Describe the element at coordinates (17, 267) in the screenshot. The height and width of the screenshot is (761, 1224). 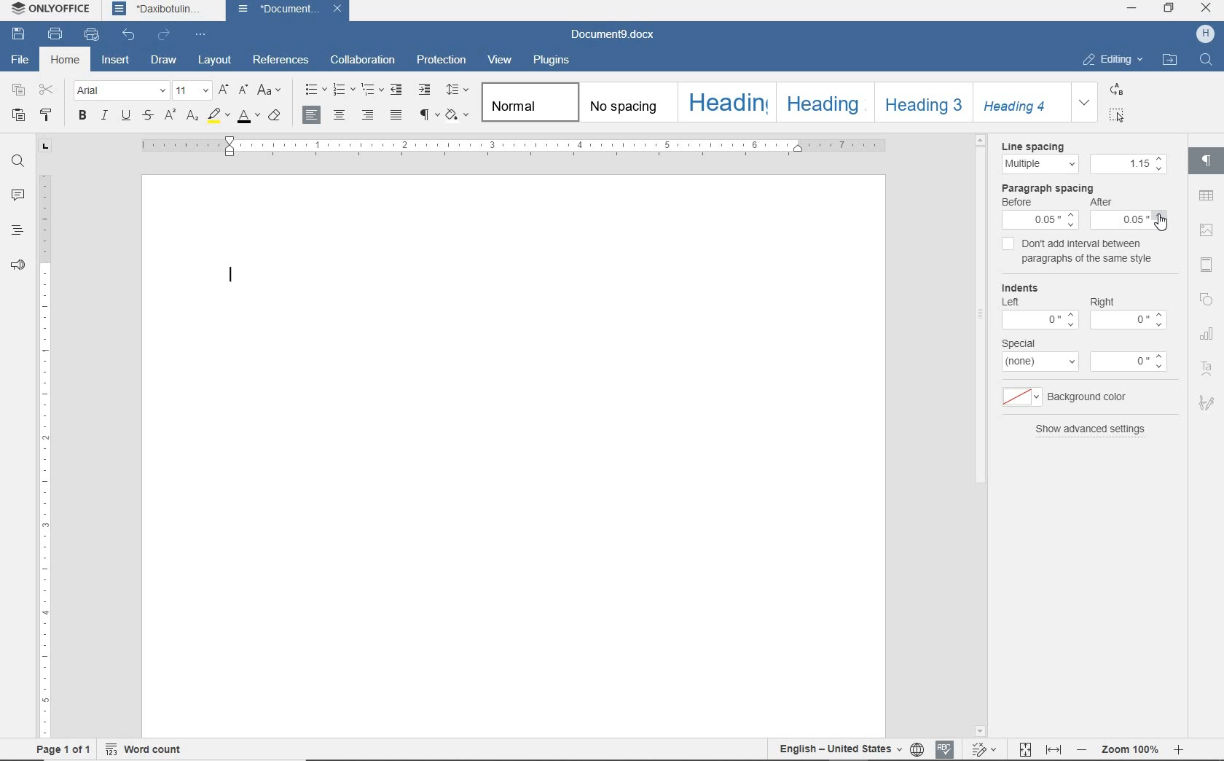
I see `feedback & support` at that location.